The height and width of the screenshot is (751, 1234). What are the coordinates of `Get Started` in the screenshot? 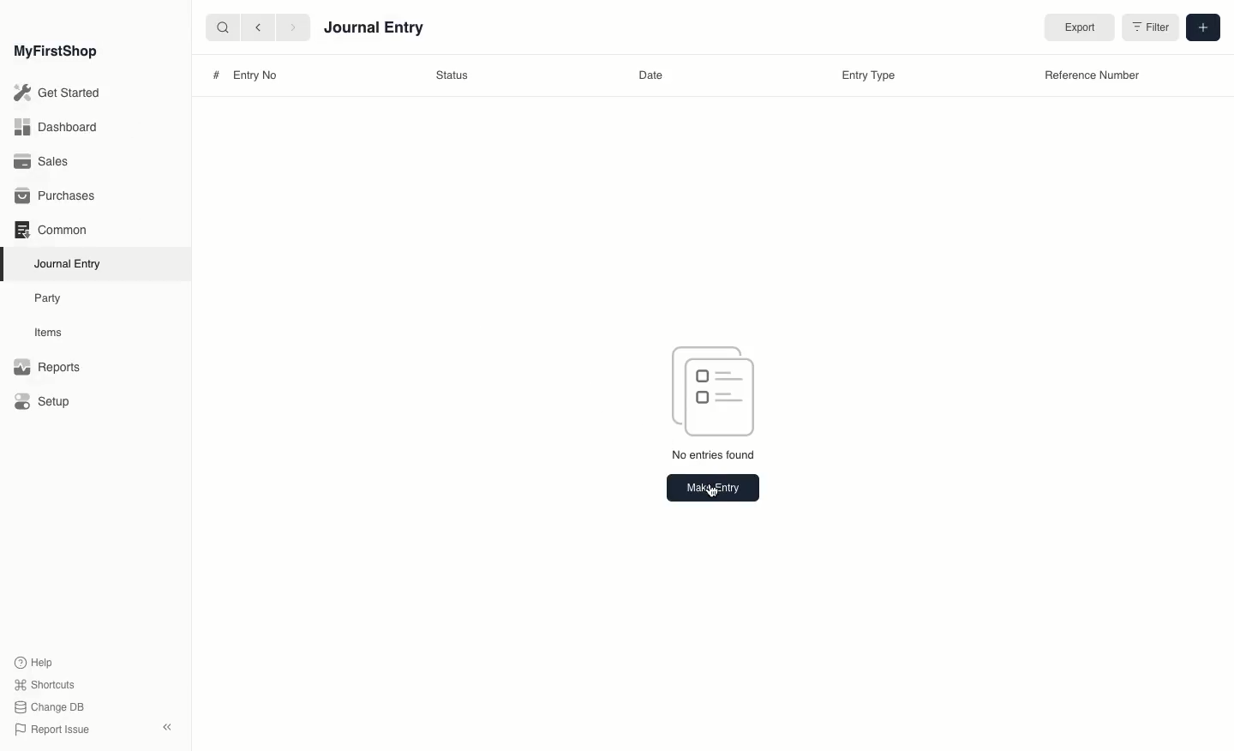 It's located at (58, 93).